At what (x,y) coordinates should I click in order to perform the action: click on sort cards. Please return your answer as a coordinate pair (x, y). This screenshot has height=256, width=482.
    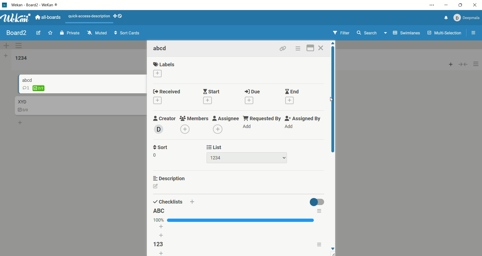
    Looking at the image, I should click on (127, 33).